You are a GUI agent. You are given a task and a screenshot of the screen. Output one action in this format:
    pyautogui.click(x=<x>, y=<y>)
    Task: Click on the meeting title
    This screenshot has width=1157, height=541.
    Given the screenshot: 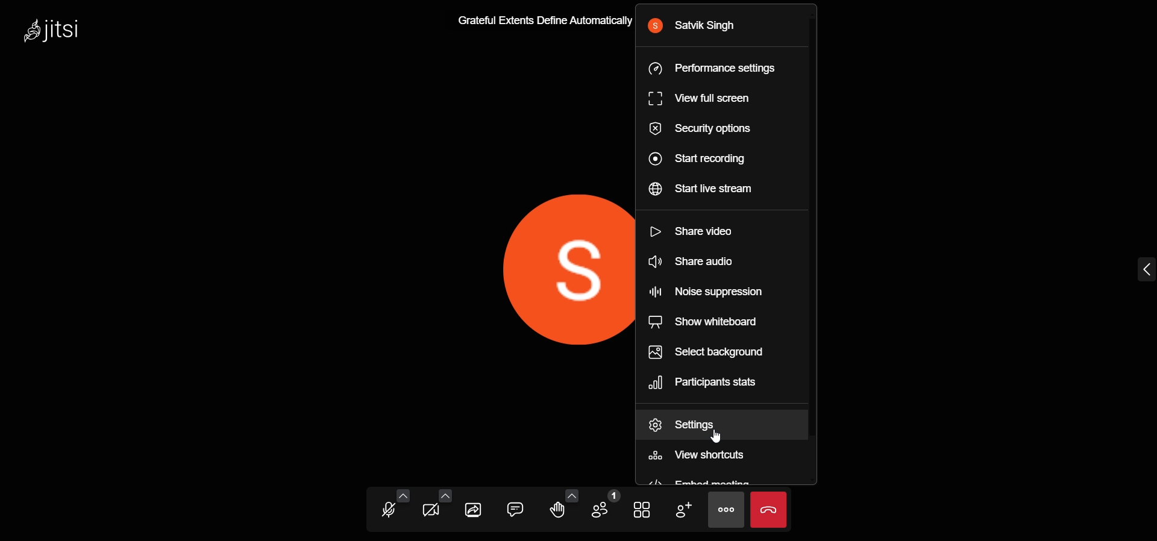 What is the action you would take?
    pyautogui.click(x=536, y=23)
    